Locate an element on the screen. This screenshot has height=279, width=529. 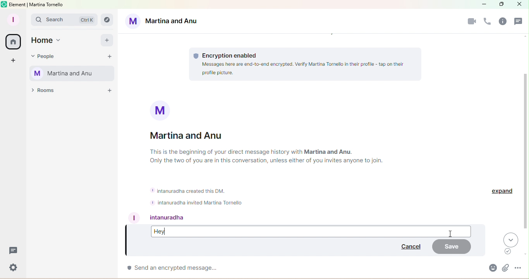
Write message is located at coordinates (298, 269).